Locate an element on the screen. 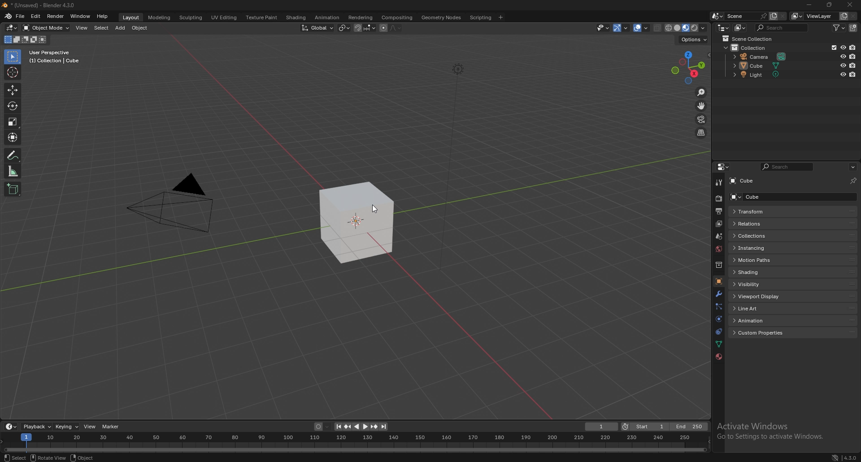  search is located at coordinates (780, 28).